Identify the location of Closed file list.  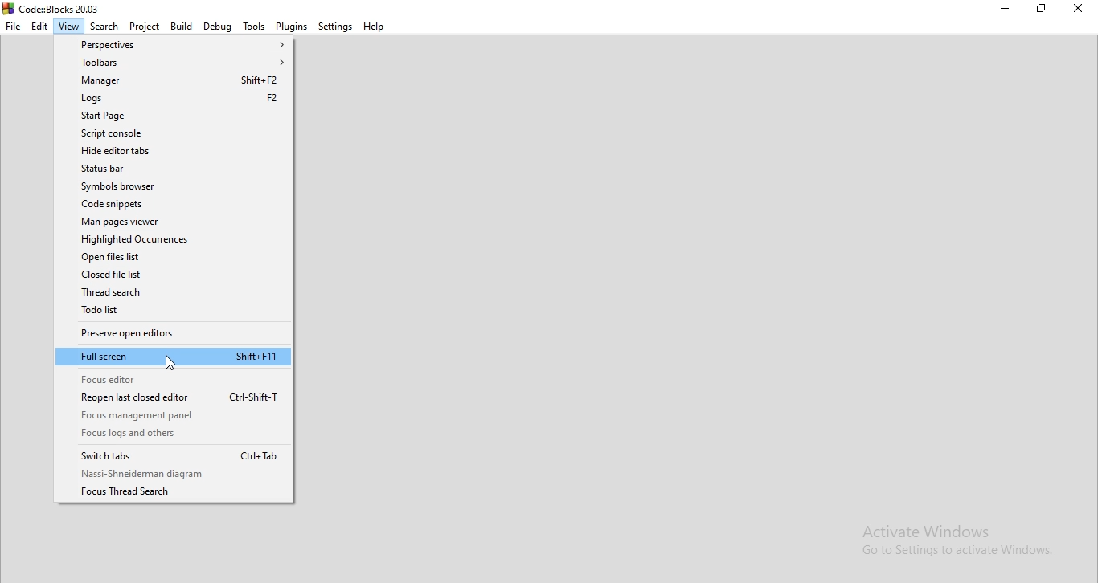
(173, 275).